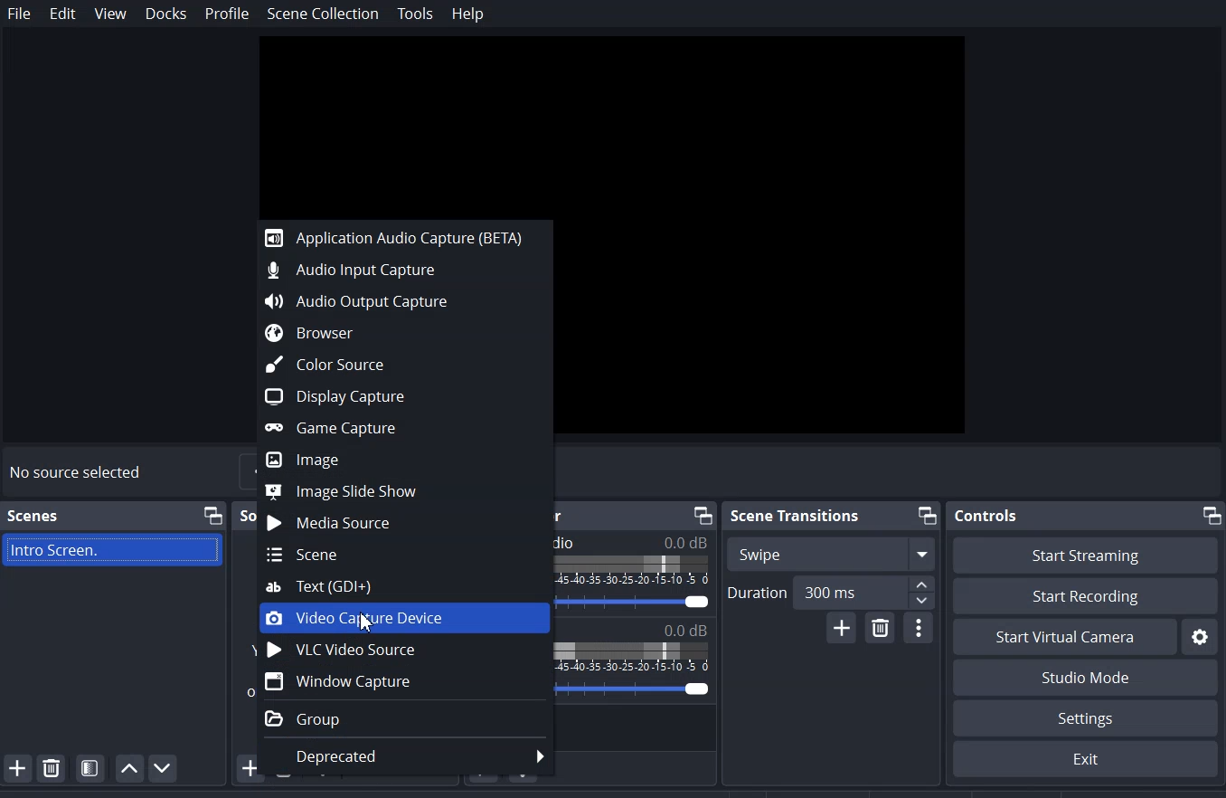 This screenshot has height=798, width=1226. Describe the element at coordinates (395, 522) in the screenshot. I see `Media Source` at that location.